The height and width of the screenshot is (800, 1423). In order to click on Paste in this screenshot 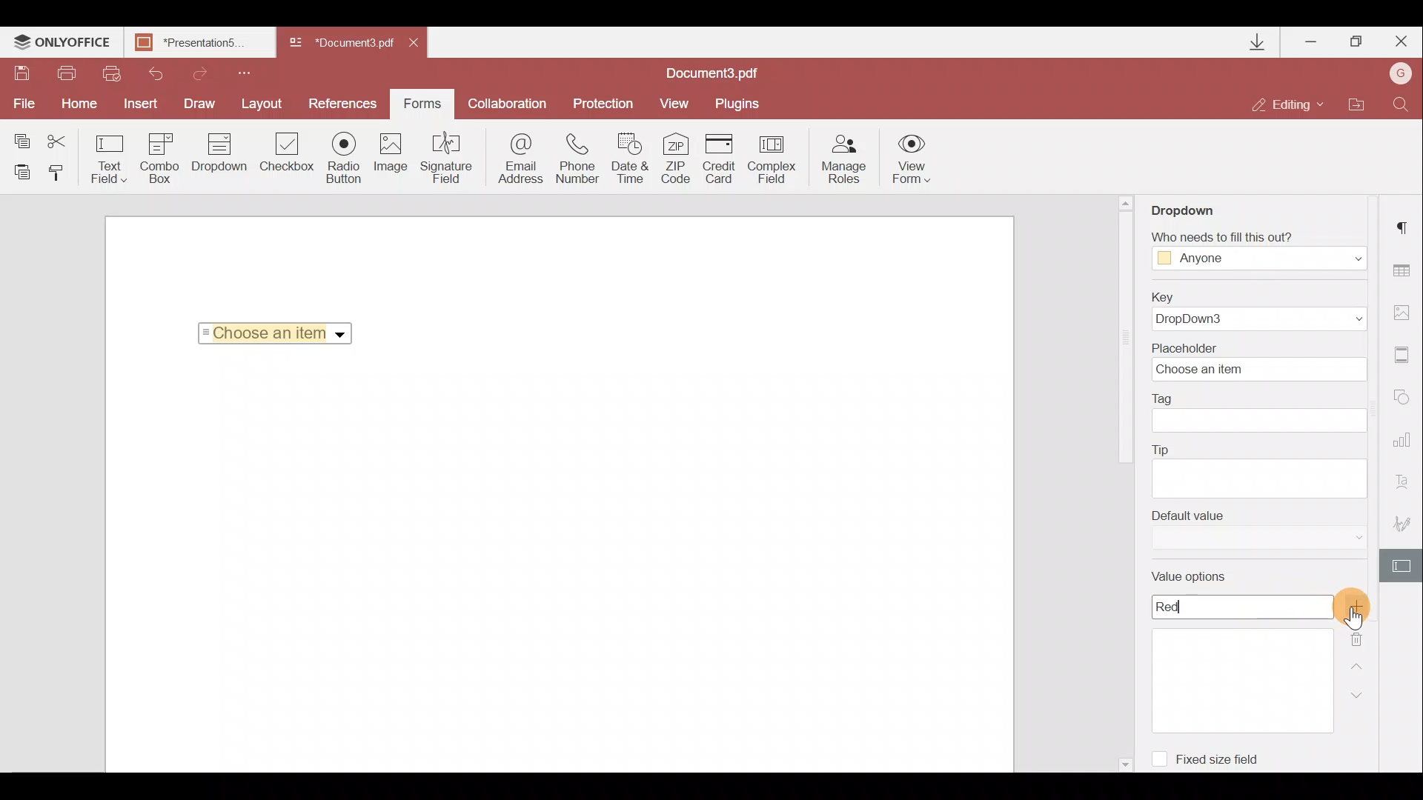, I will do `click(21, 174)`.